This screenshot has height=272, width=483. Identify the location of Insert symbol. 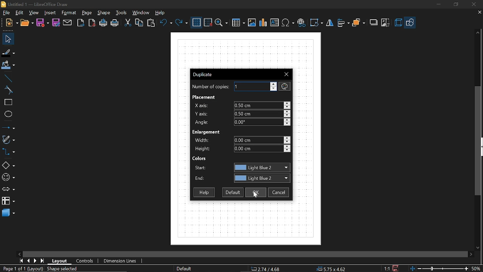
(301, 23).